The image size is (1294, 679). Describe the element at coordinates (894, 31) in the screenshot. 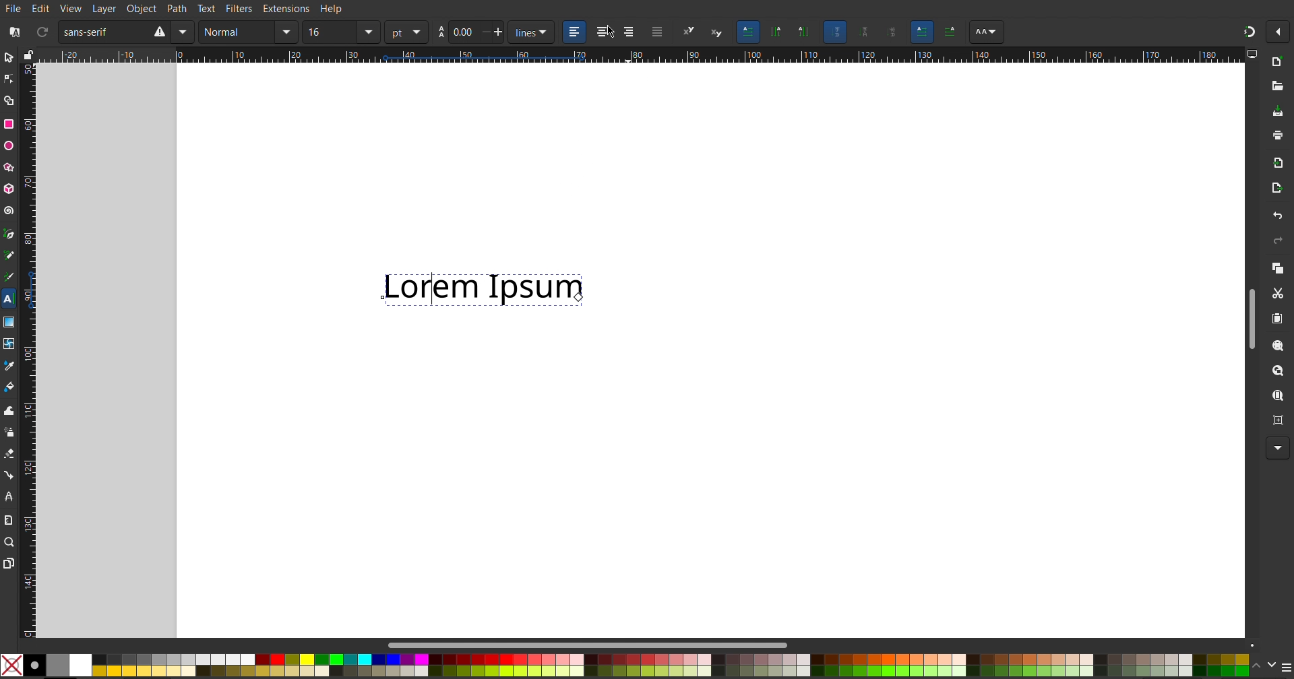

I see `Sideways glyph orientation` at that location.